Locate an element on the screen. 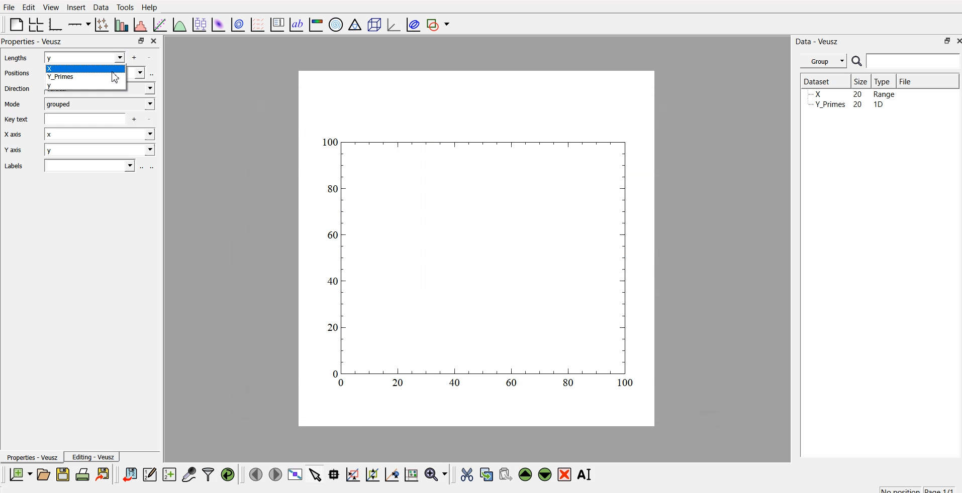  zoom menu is located at coordinates (436, 474).